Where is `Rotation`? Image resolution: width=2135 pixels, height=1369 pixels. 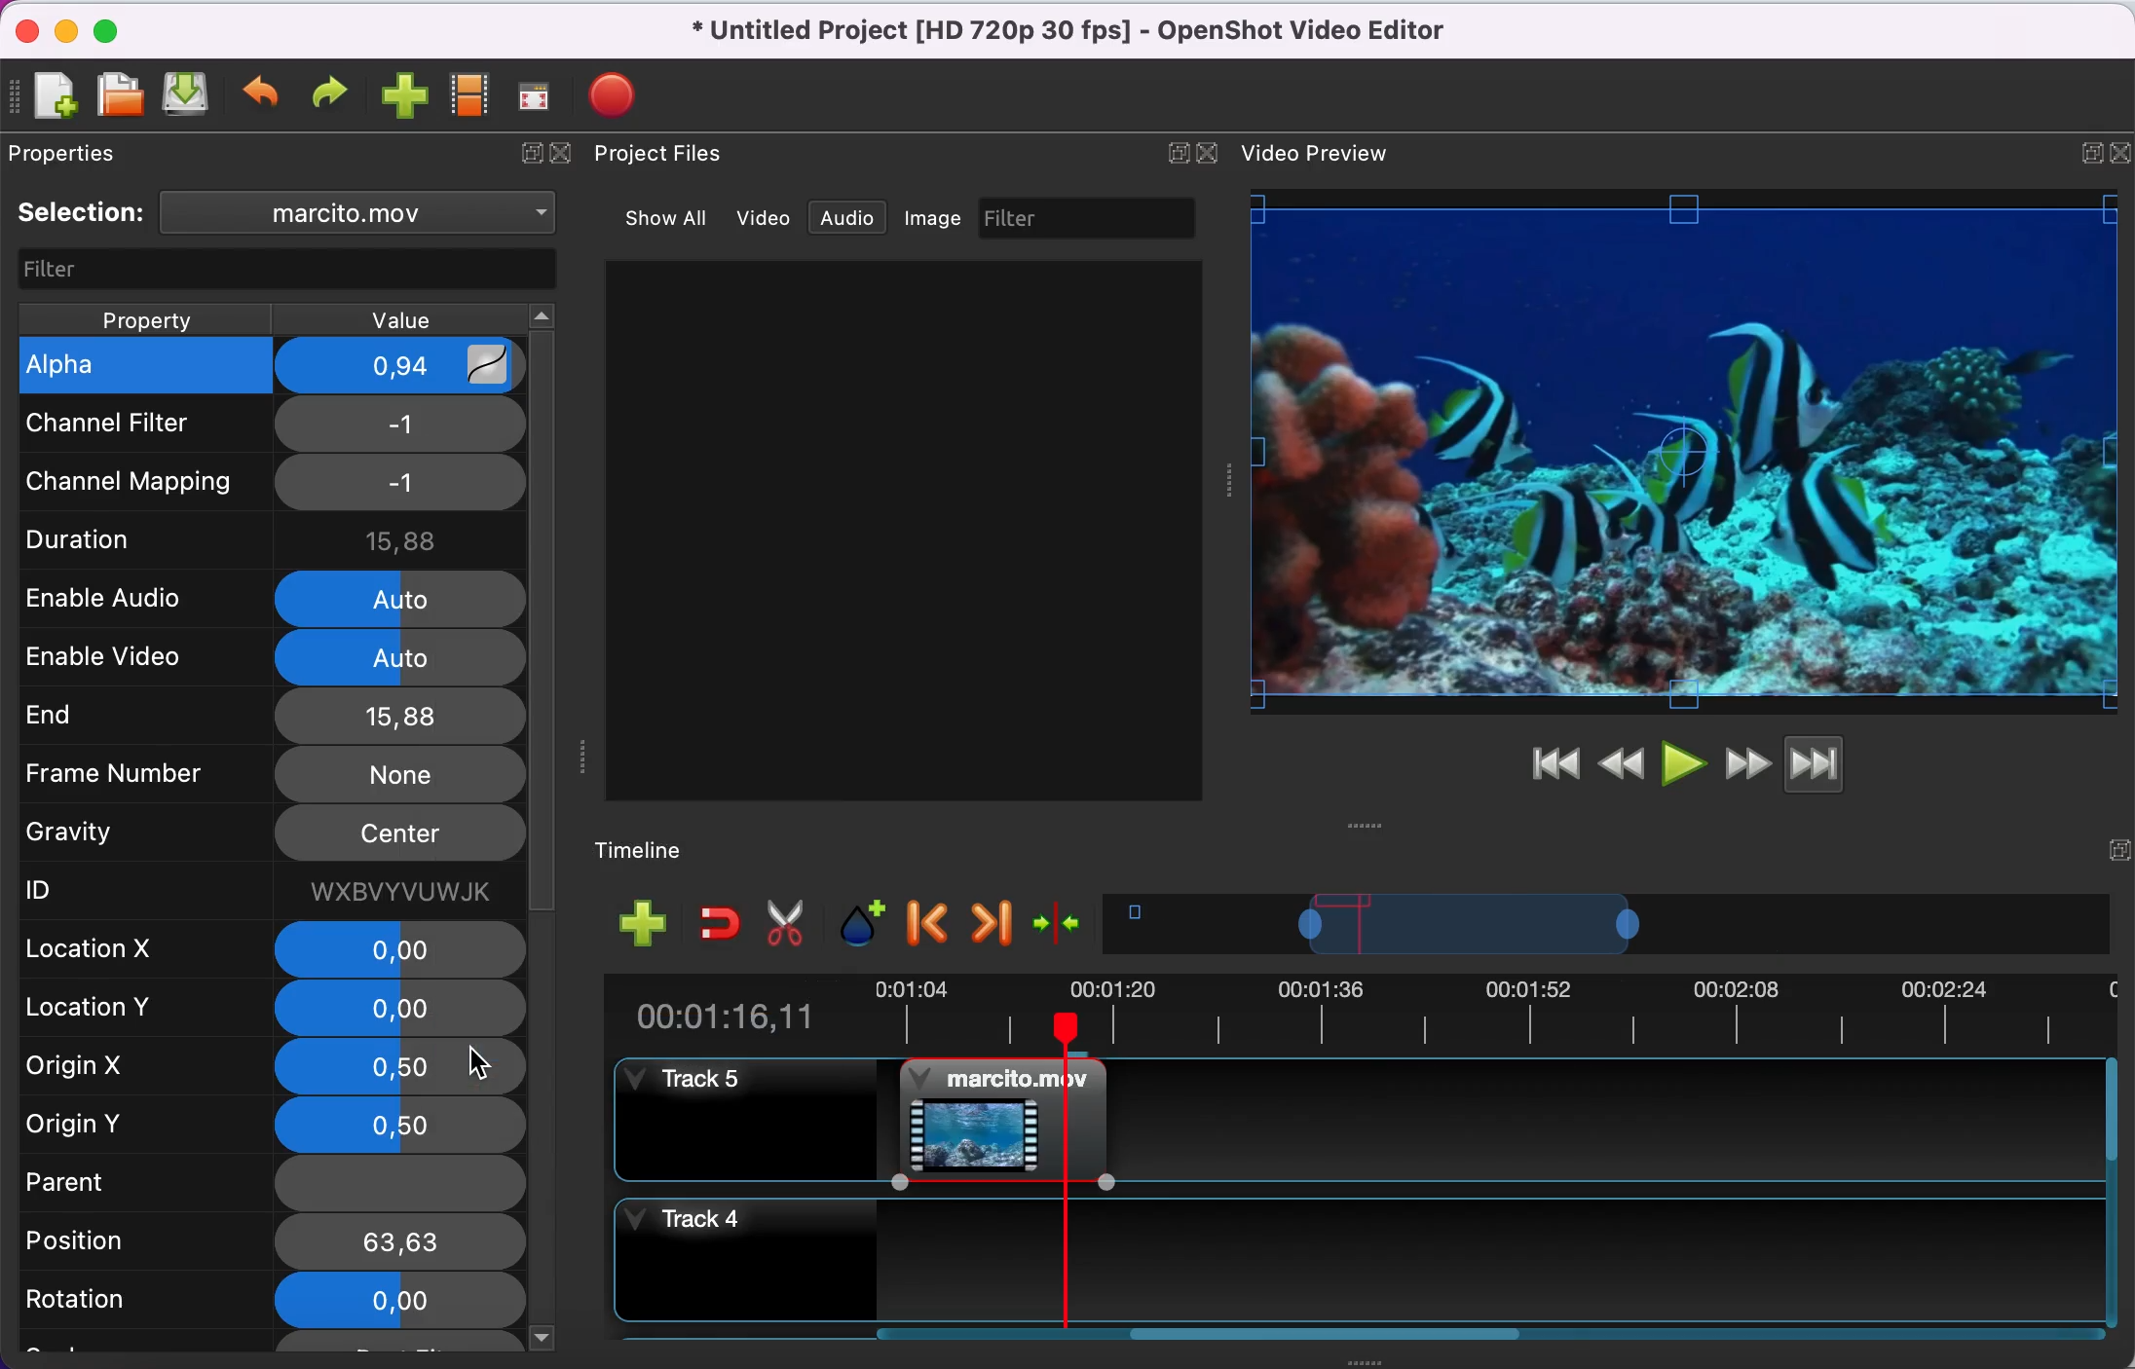
Rotation is located at coordinates (119, 1302).